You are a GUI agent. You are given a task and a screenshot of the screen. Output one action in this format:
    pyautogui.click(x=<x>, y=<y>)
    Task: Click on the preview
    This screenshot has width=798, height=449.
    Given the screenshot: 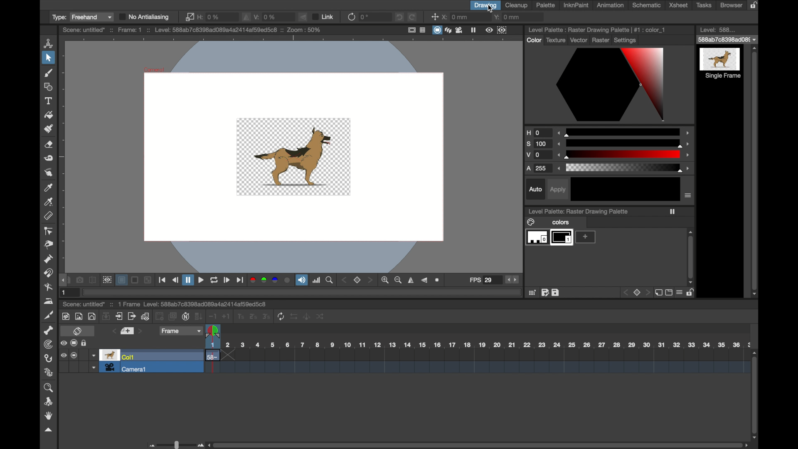 What is the action you would take?
    pyautogui.click(x=495, y=30)
    